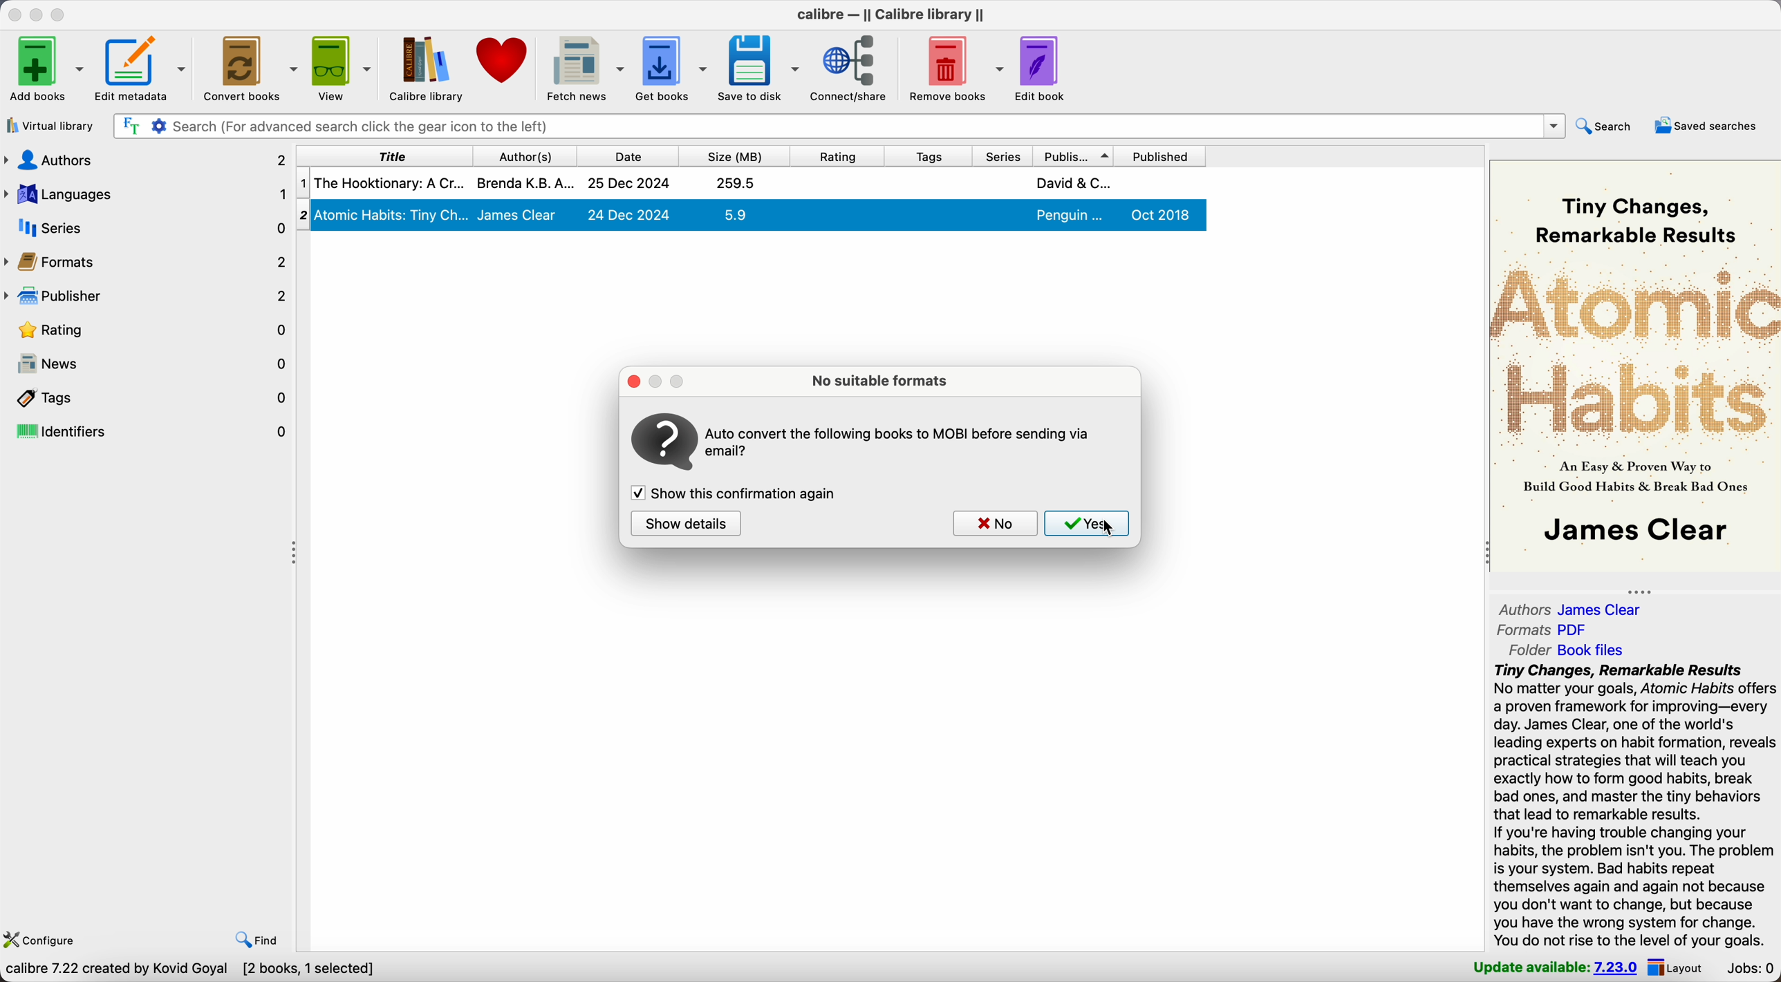 Image resolution: width=1781 pixels, height=982 pixels. I want to click on find, so click(256, 941).